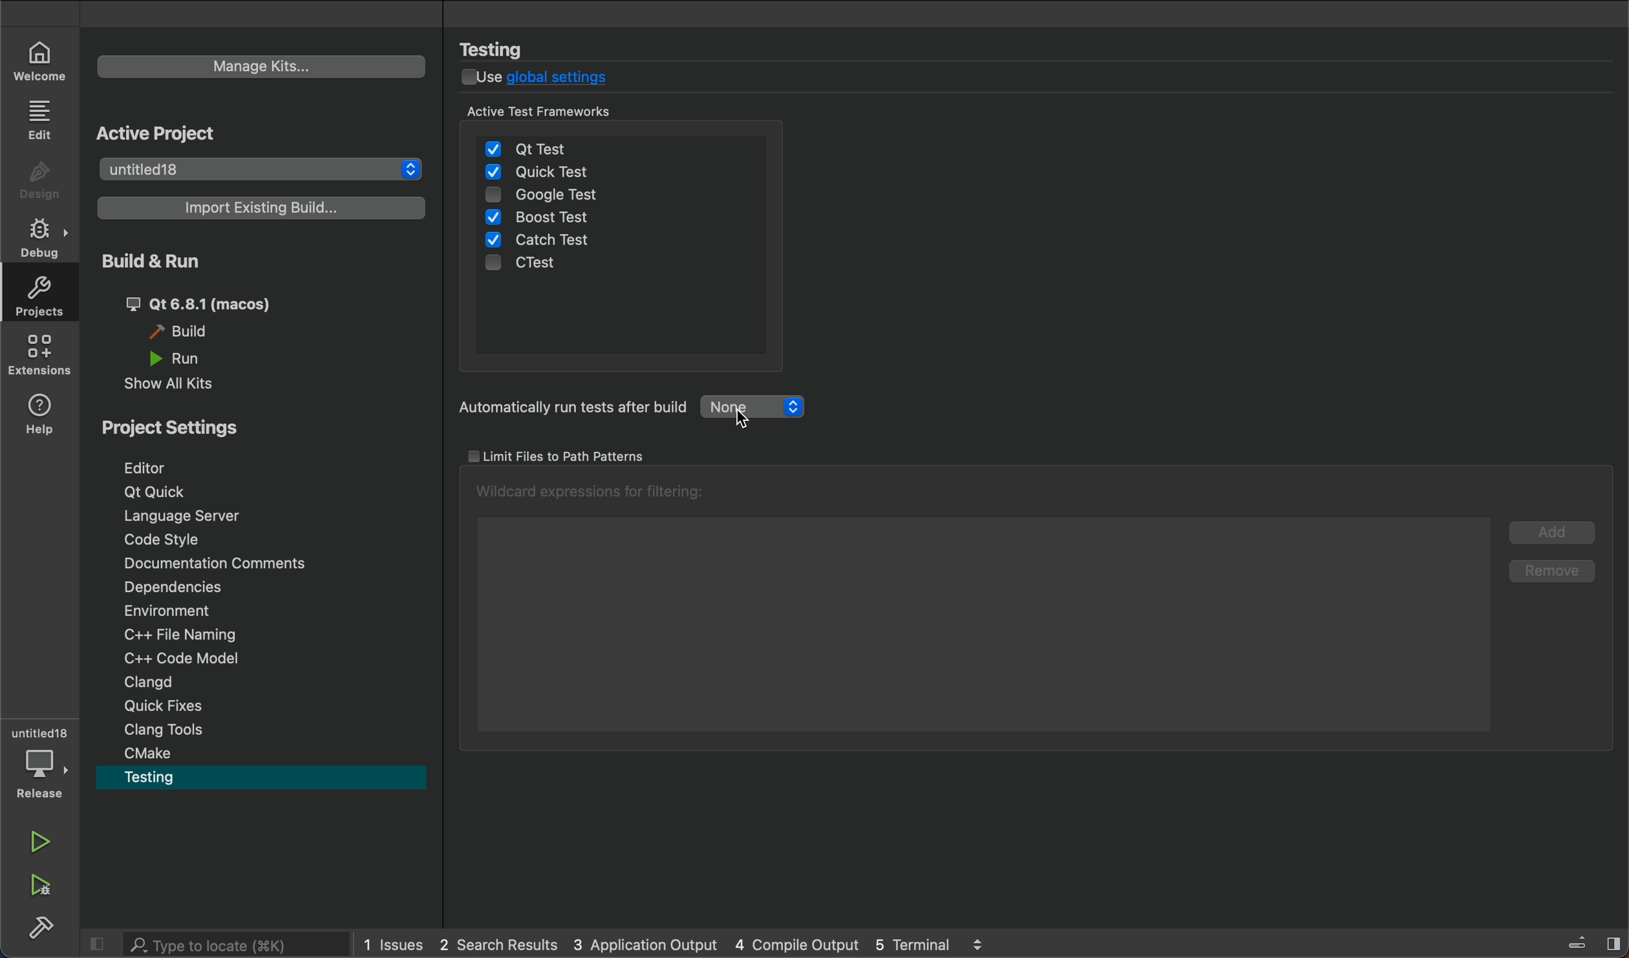 The height and width of the screenshot is (958, 1629). I want to click on path patterns, so click(586, 456).